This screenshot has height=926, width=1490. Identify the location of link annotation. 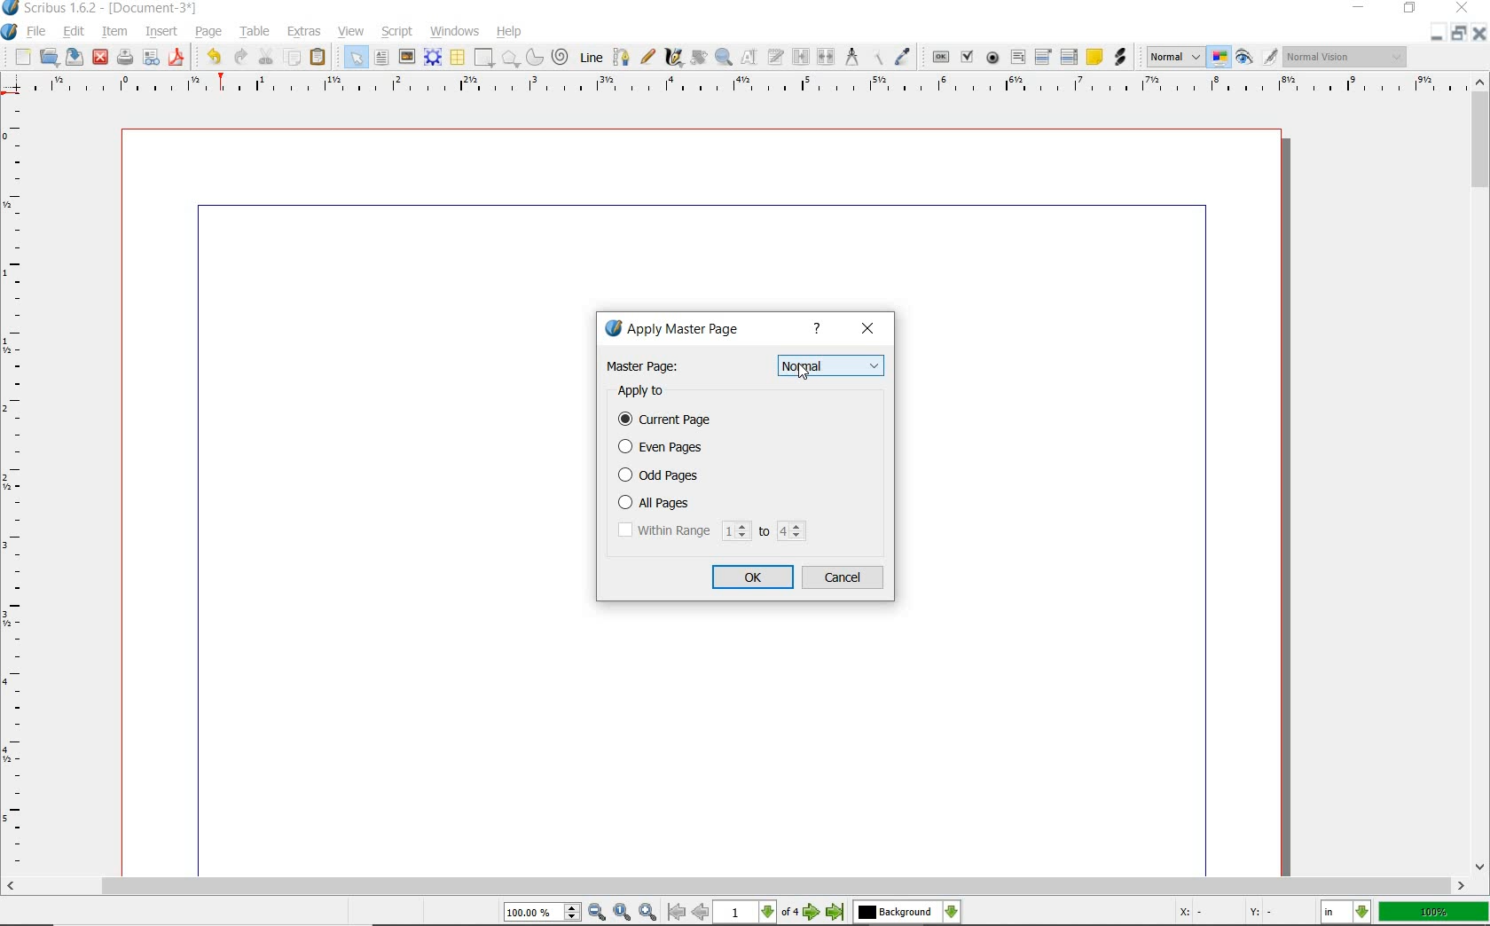
(1120, 57).